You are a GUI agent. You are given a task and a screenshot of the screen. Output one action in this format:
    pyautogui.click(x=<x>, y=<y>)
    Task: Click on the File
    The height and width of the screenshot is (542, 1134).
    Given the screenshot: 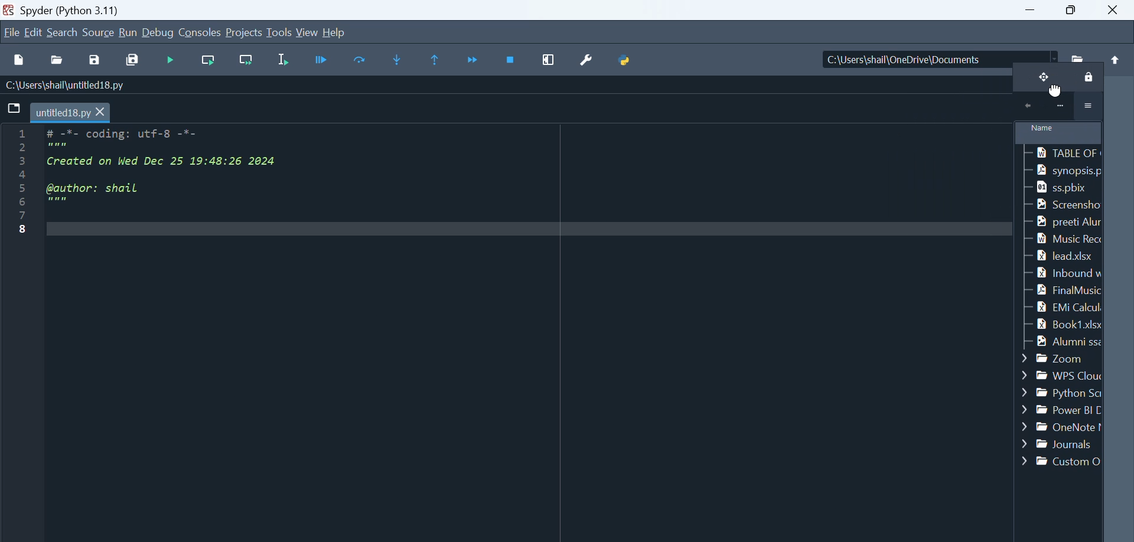 What is the action you would take?
    pyautogui.click(x=11, y=31)
    